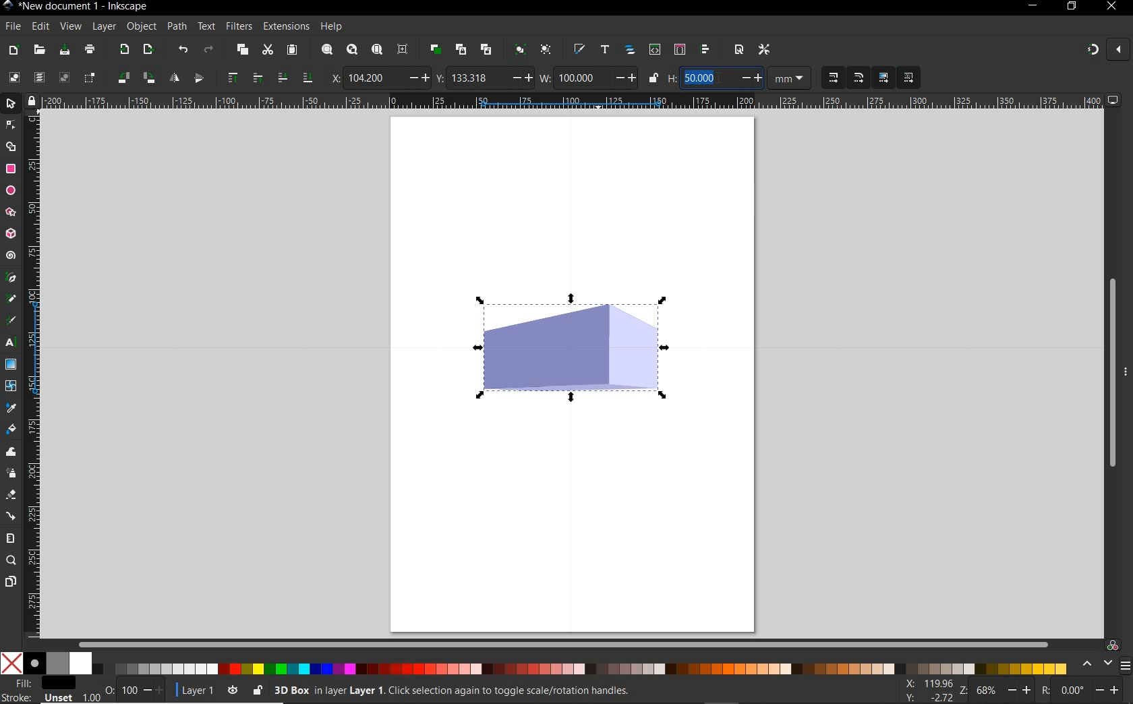  I want to click on ungroup, so click(548, 50).